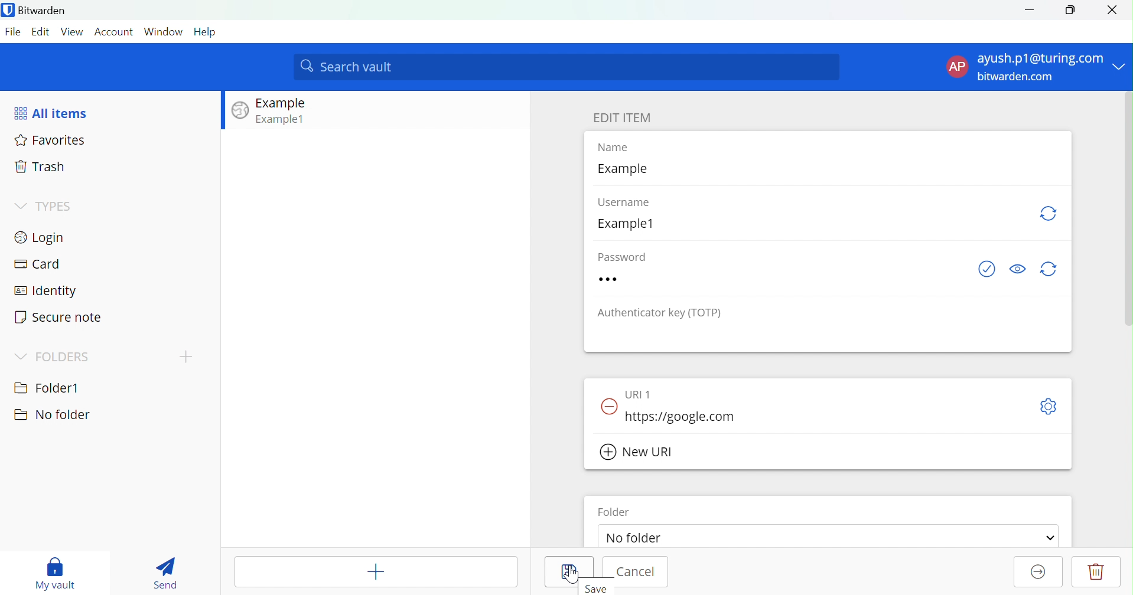  Describe the element at coordinates (56, 207) in the screenshot. I see `TYPES` at that location.